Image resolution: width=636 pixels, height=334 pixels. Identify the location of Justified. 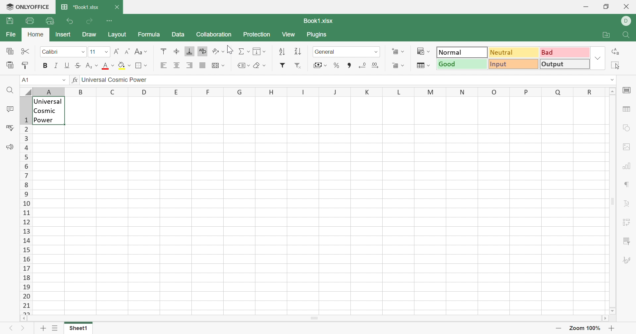
(202, 65).